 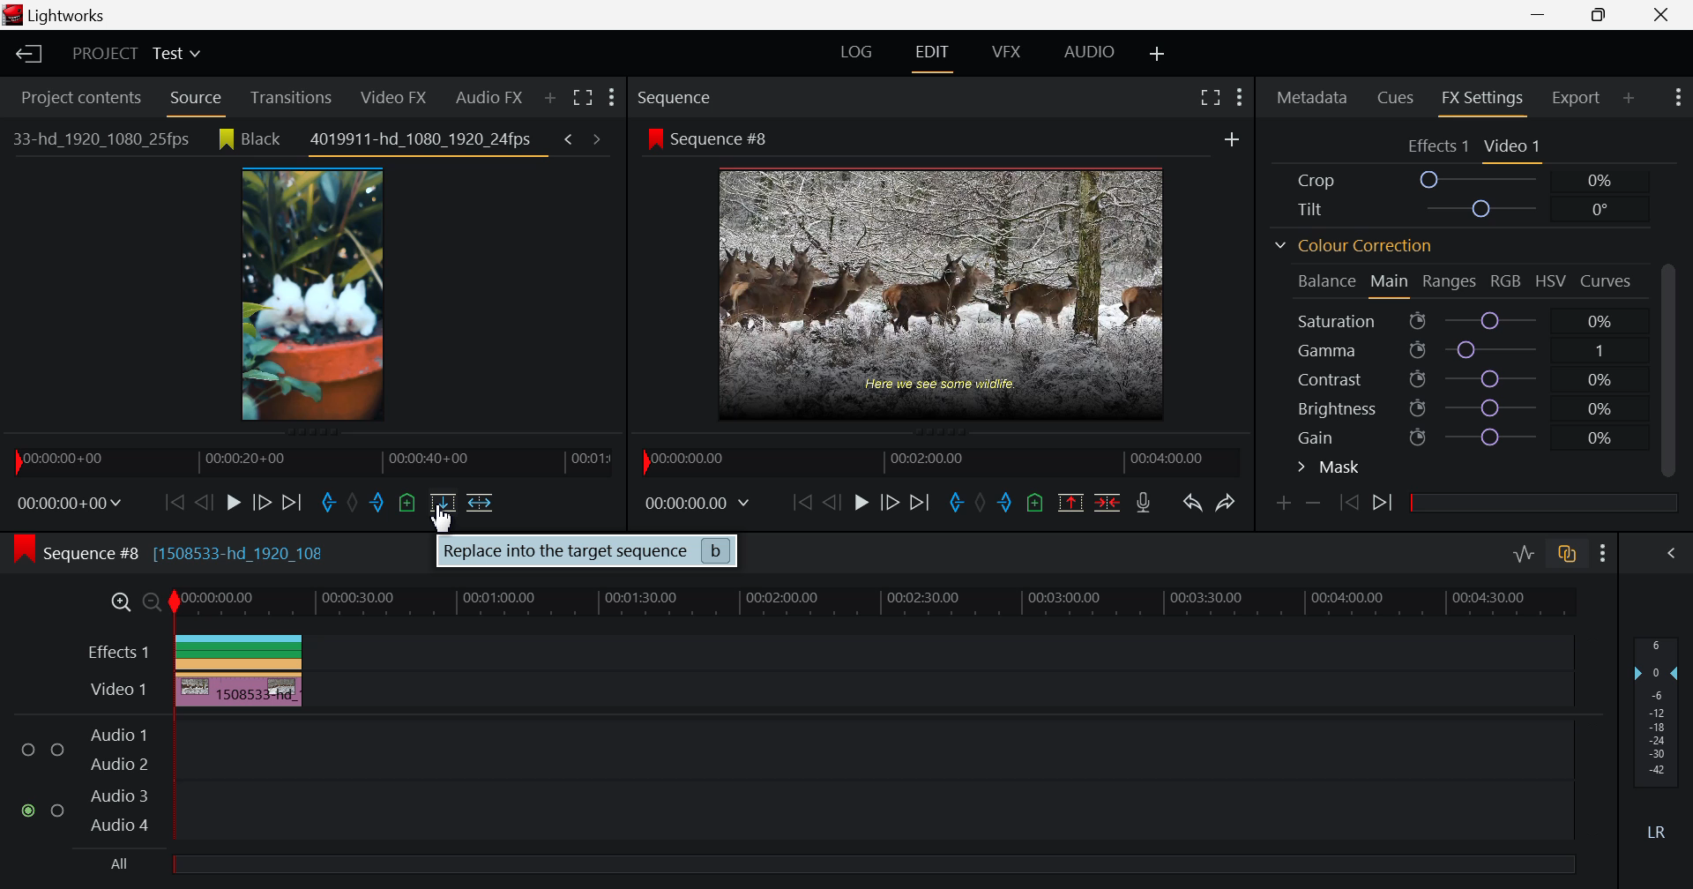 What do you see at coordinates (1465, 437) in the screenshot?
I see `Gain` at bounding box center [1465, 437].